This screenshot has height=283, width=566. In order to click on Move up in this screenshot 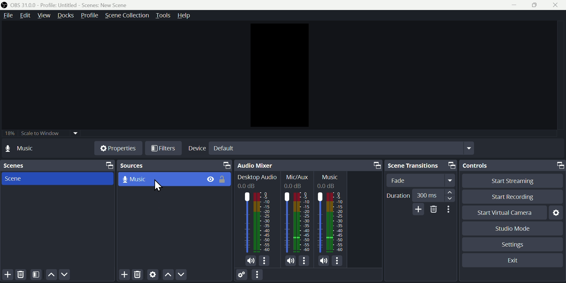, I will do `click(51, 274)`.